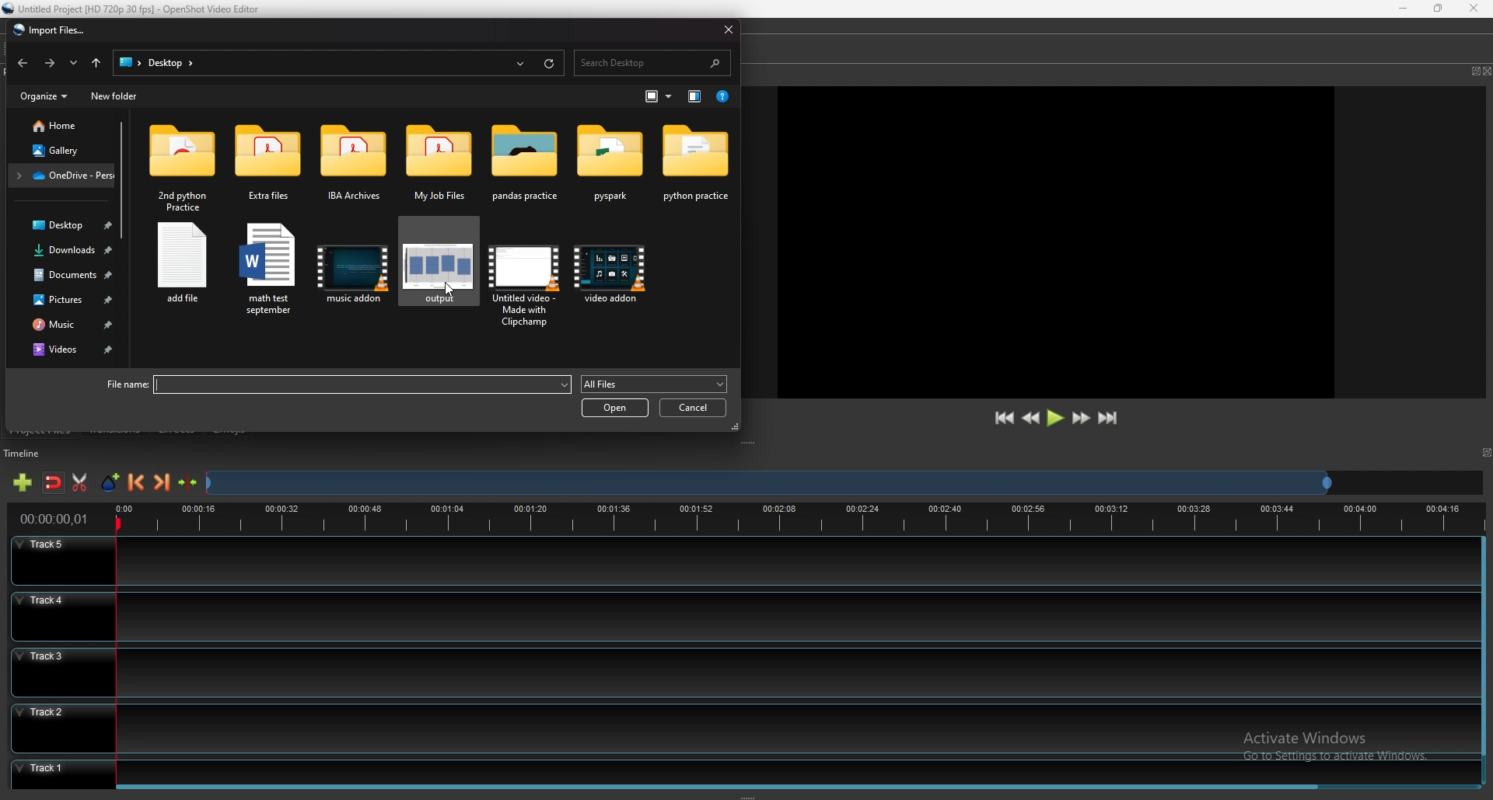  Describe the element at coordinates (183, 265) in the screenshot. I see `file` at that location.